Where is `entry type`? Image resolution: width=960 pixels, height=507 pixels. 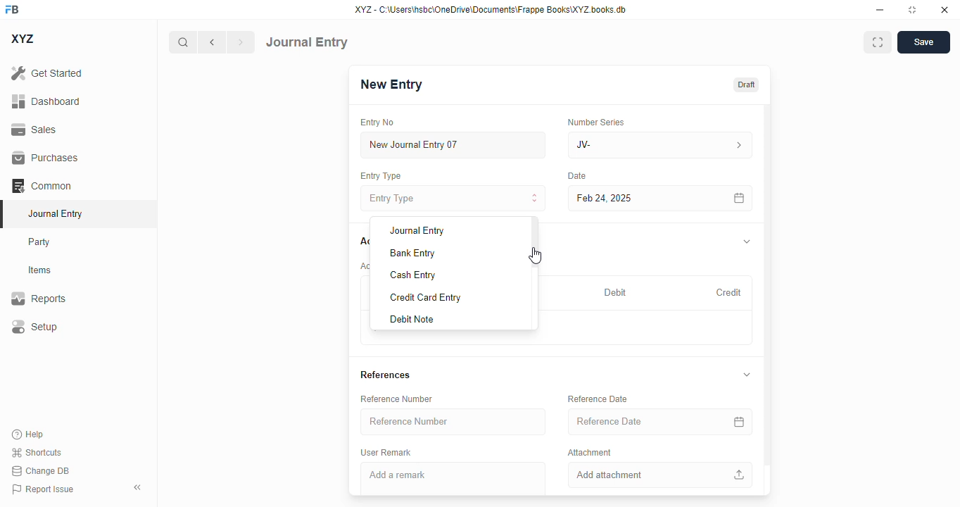
entry type is located at coordinates (453, 197).